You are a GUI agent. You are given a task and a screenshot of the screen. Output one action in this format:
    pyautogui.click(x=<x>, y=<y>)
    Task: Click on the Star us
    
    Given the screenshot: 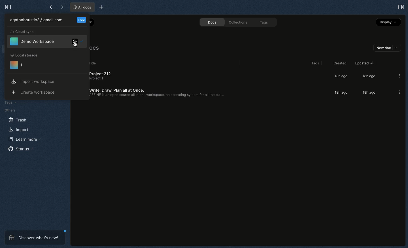 What is the action you would take?
    pyautogui.click(x=20, y=149)
    